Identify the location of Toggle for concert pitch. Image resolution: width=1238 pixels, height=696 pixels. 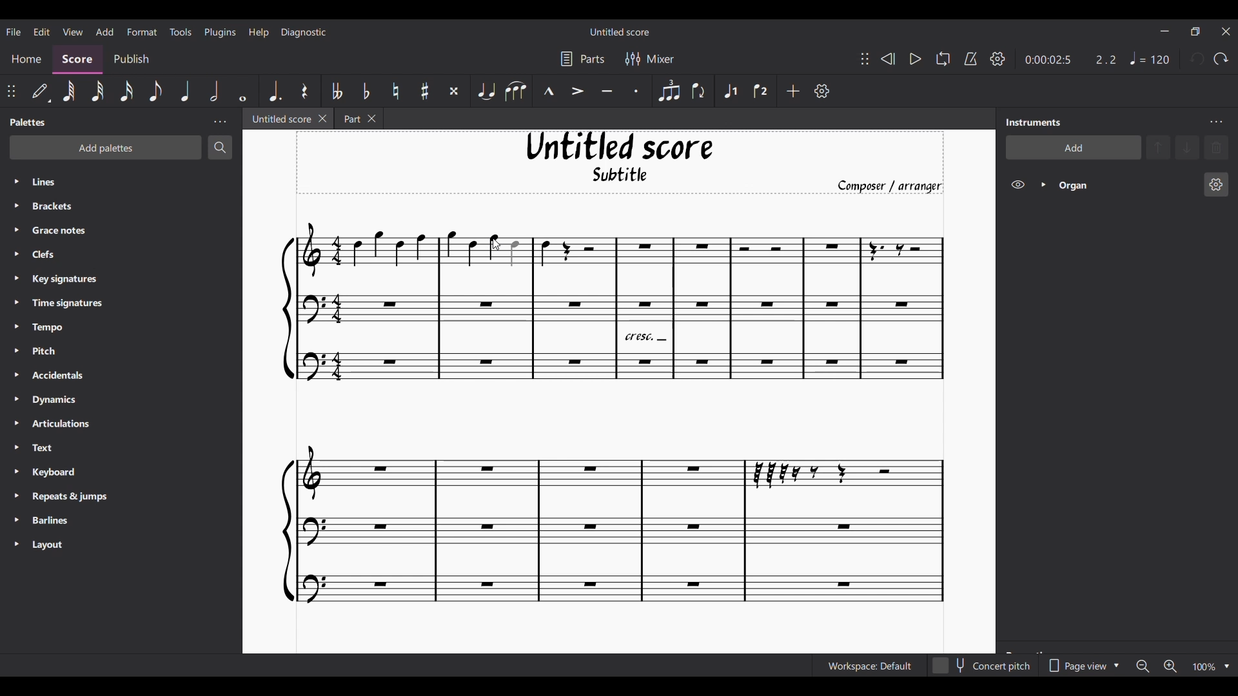
(982, 666).